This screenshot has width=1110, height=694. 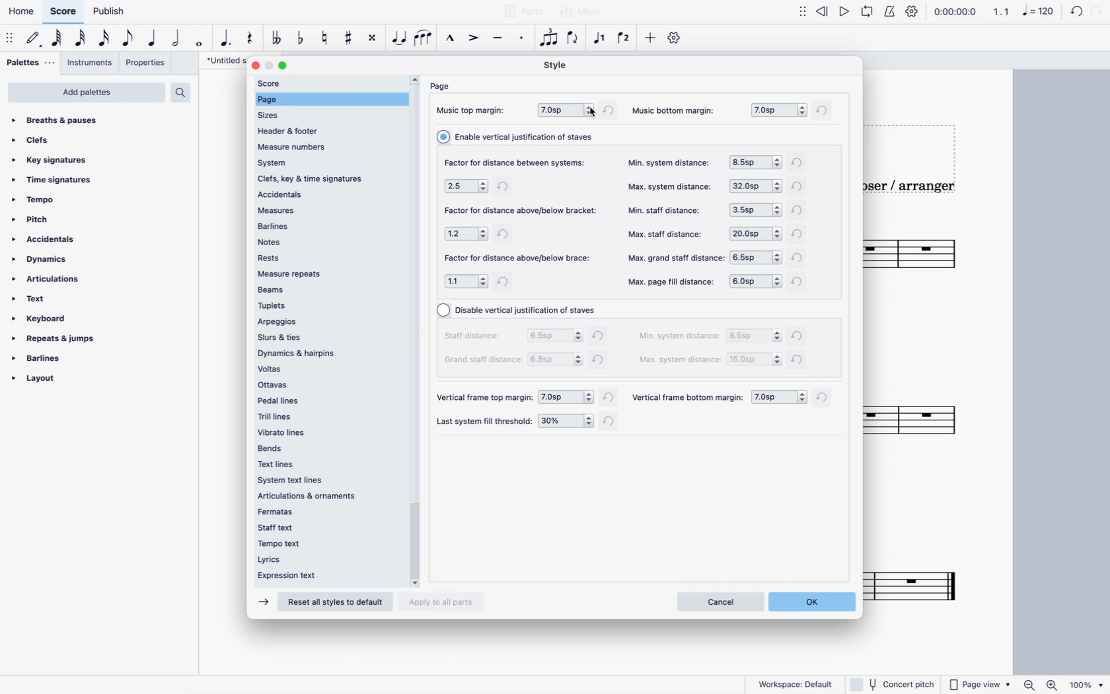 I want to click on refresh, so click(x=600, y=337).